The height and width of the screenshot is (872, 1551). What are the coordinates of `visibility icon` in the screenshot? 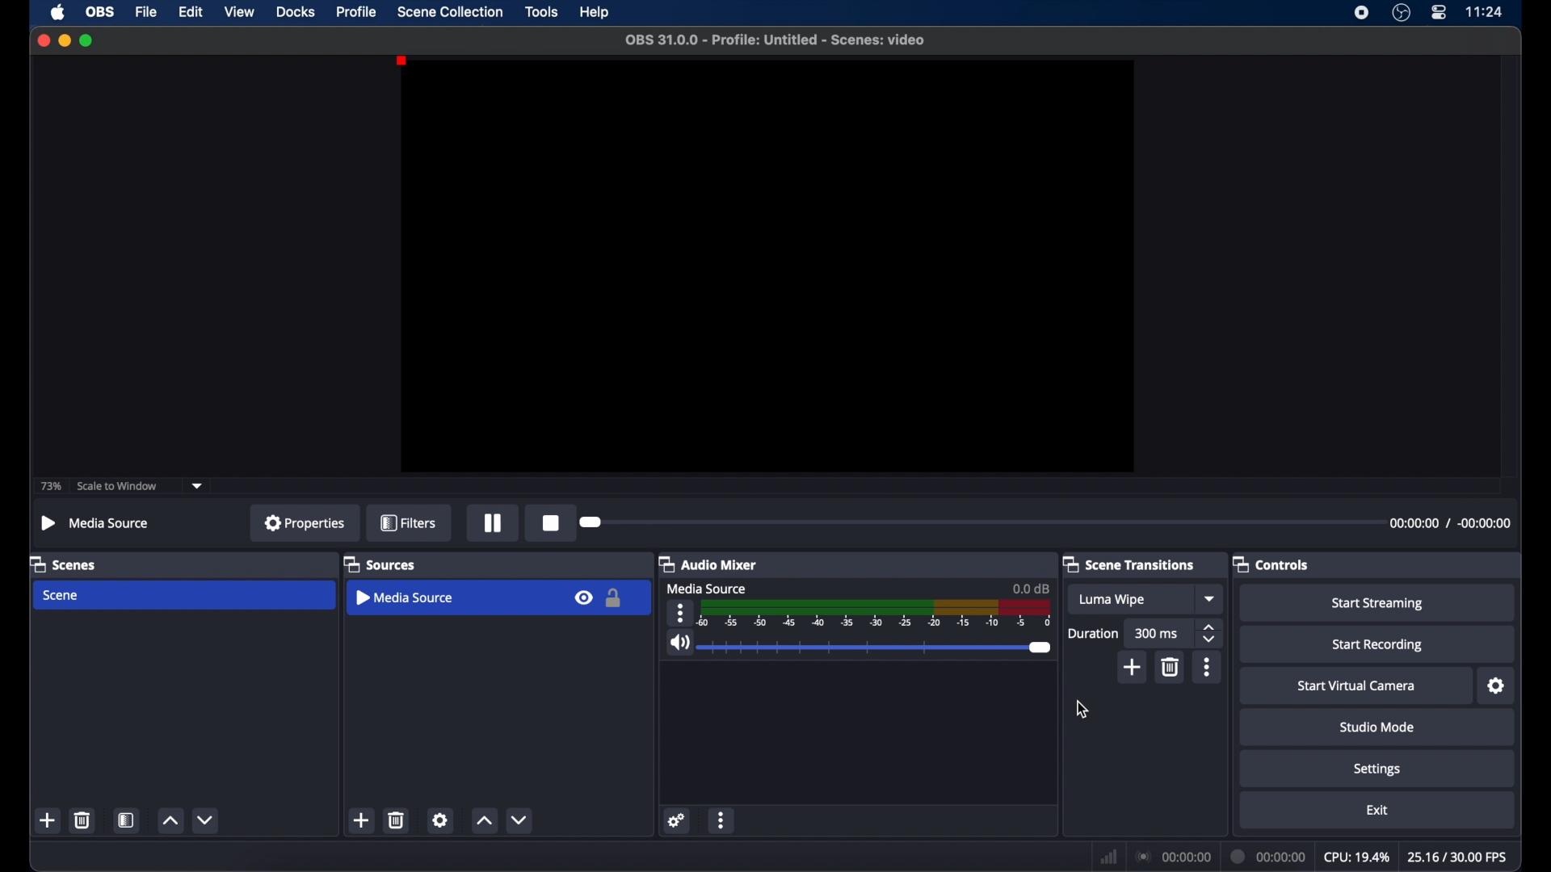 It's located at (582, 599).